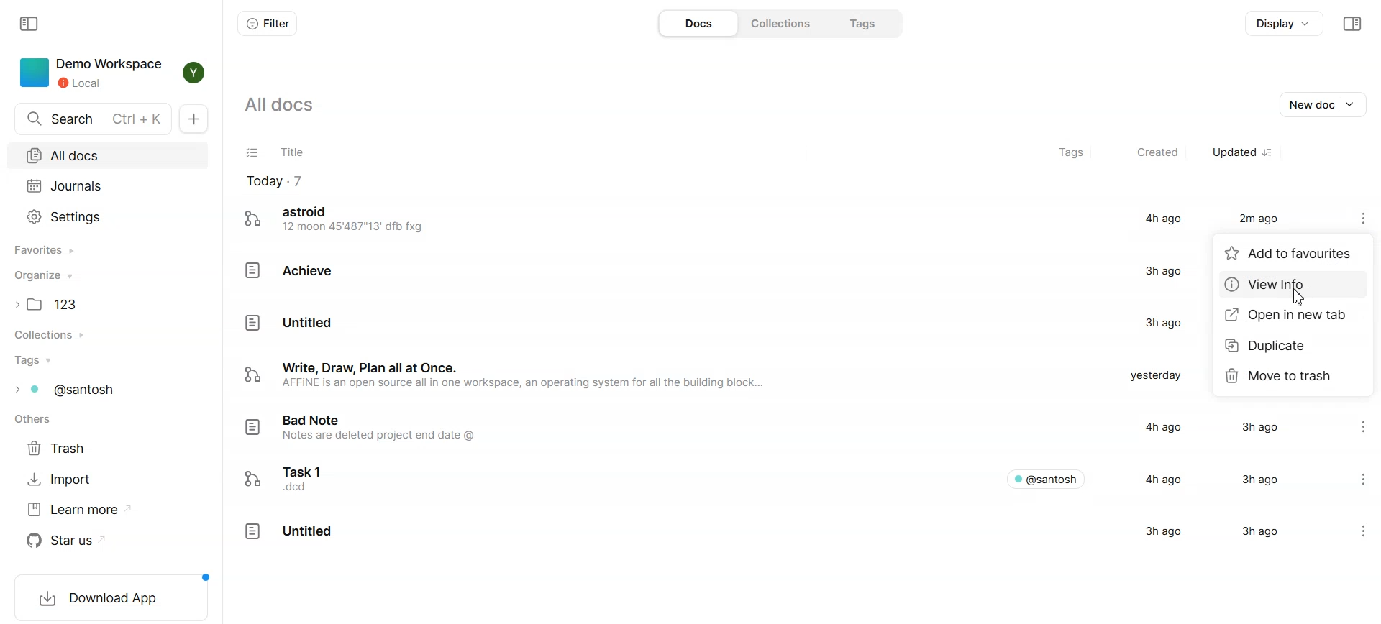 The height and width of the screenshot is (624, 1381). I want to click on Move to Trash, so click(1292, 375).